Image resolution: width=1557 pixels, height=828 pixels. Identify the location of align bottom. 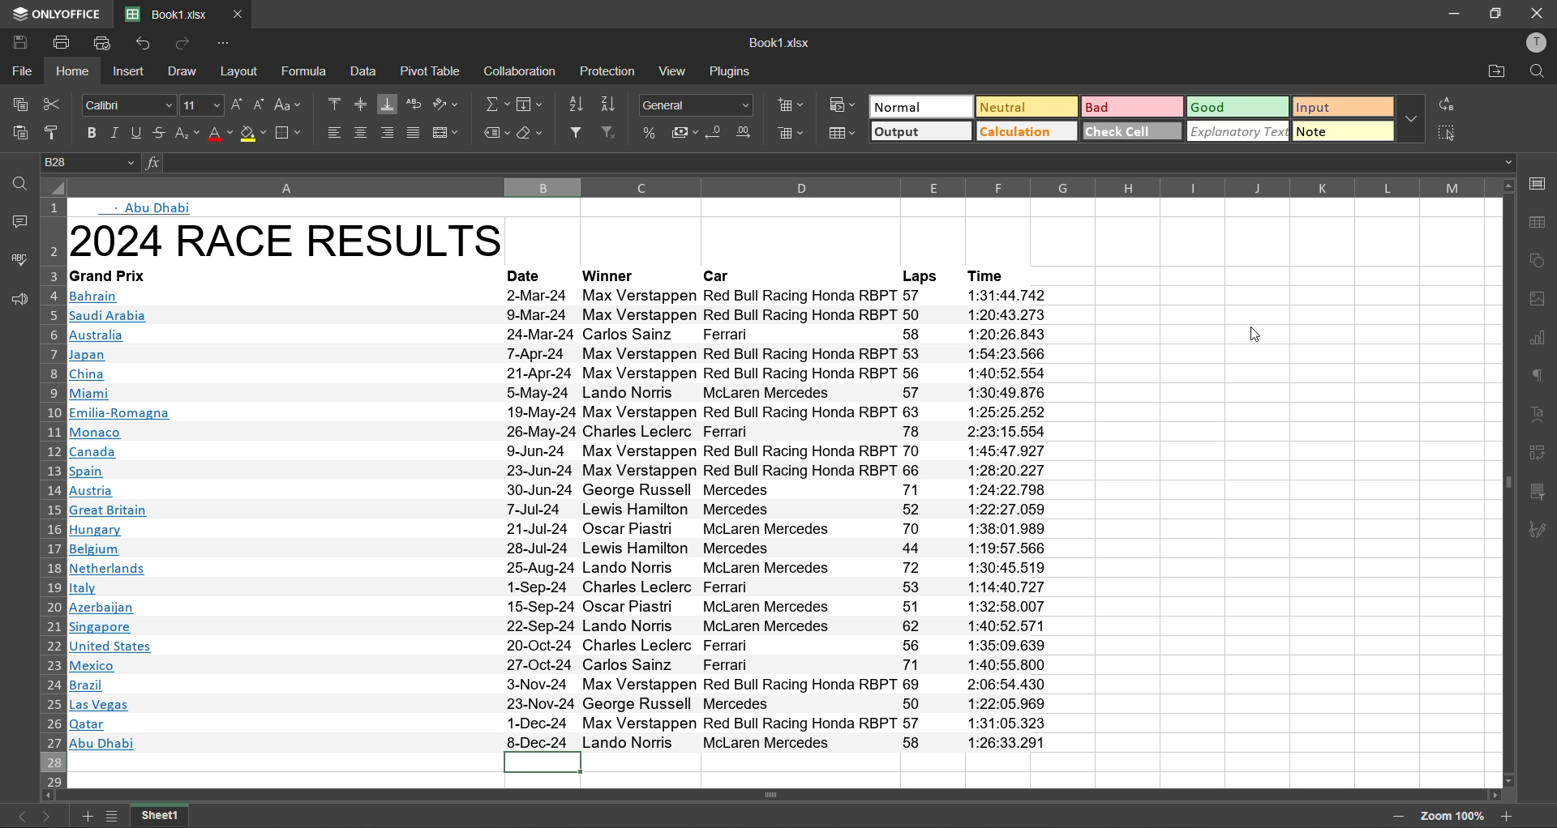
(388, 105).